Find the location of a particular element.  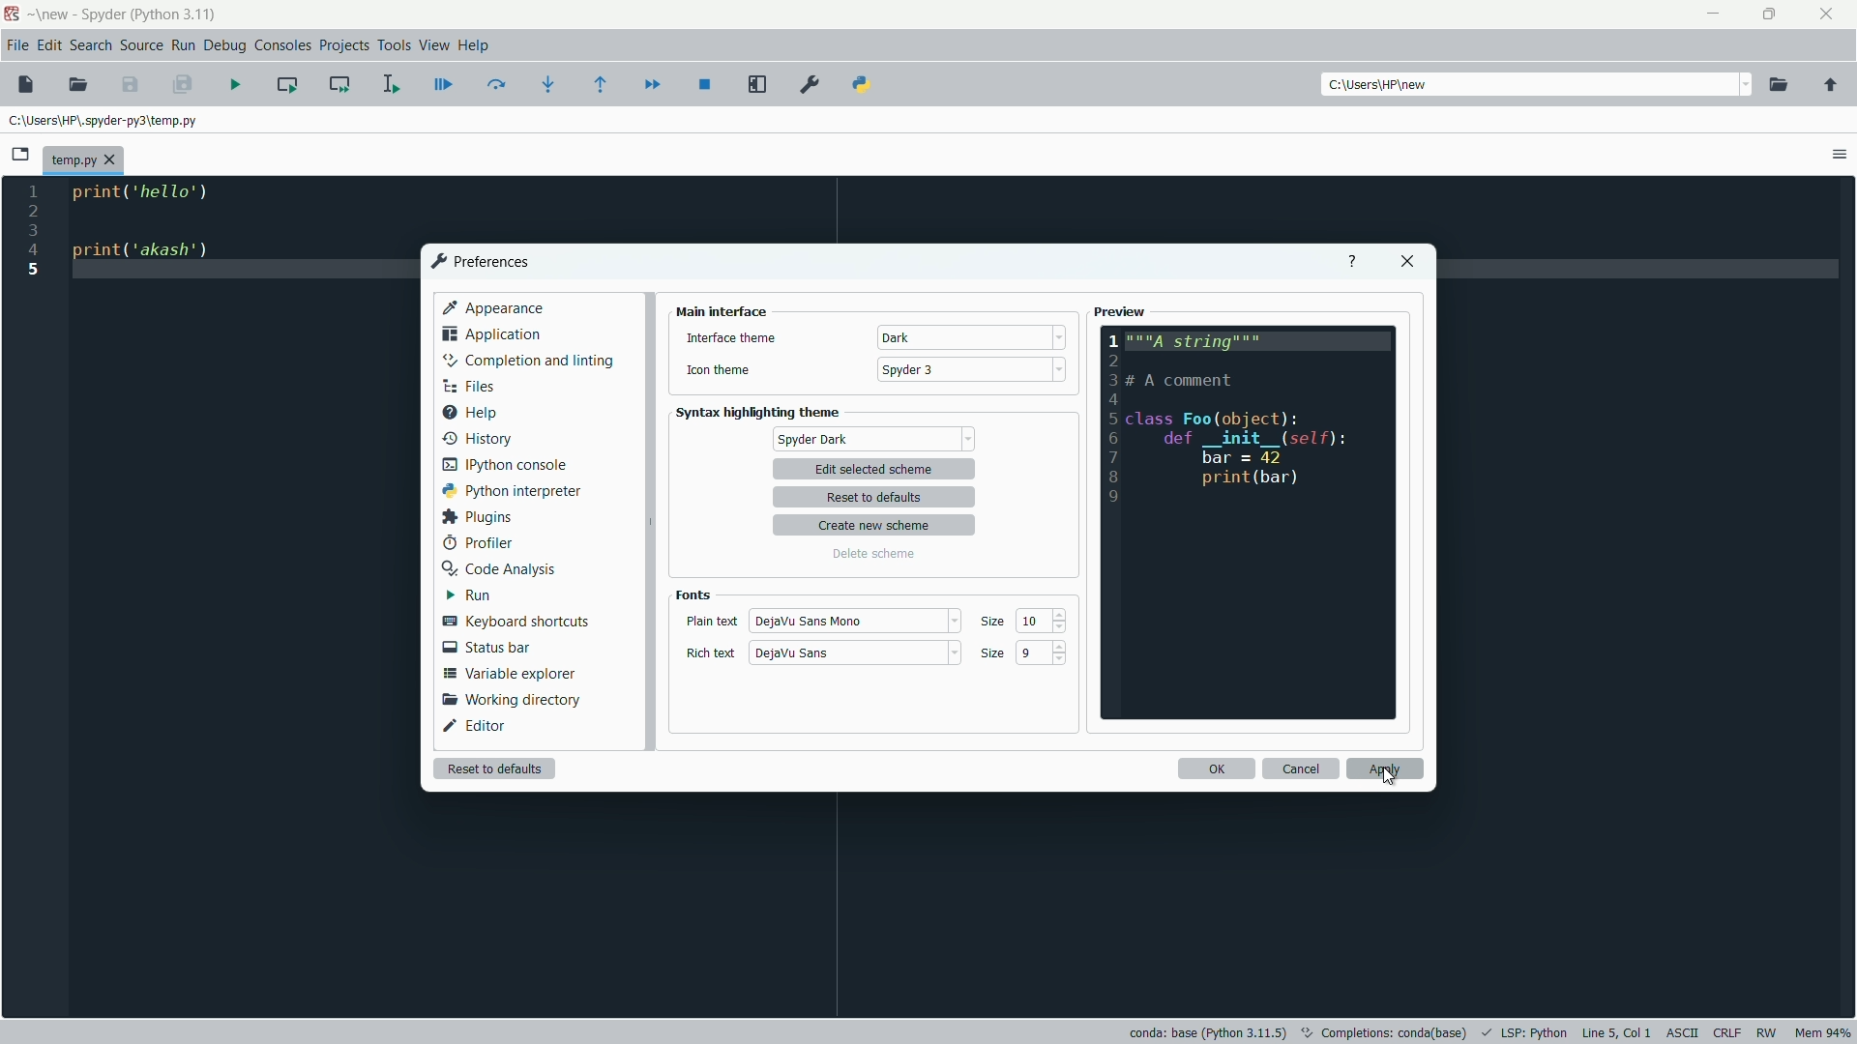

variable explorer is located at coordinates (511, 674).